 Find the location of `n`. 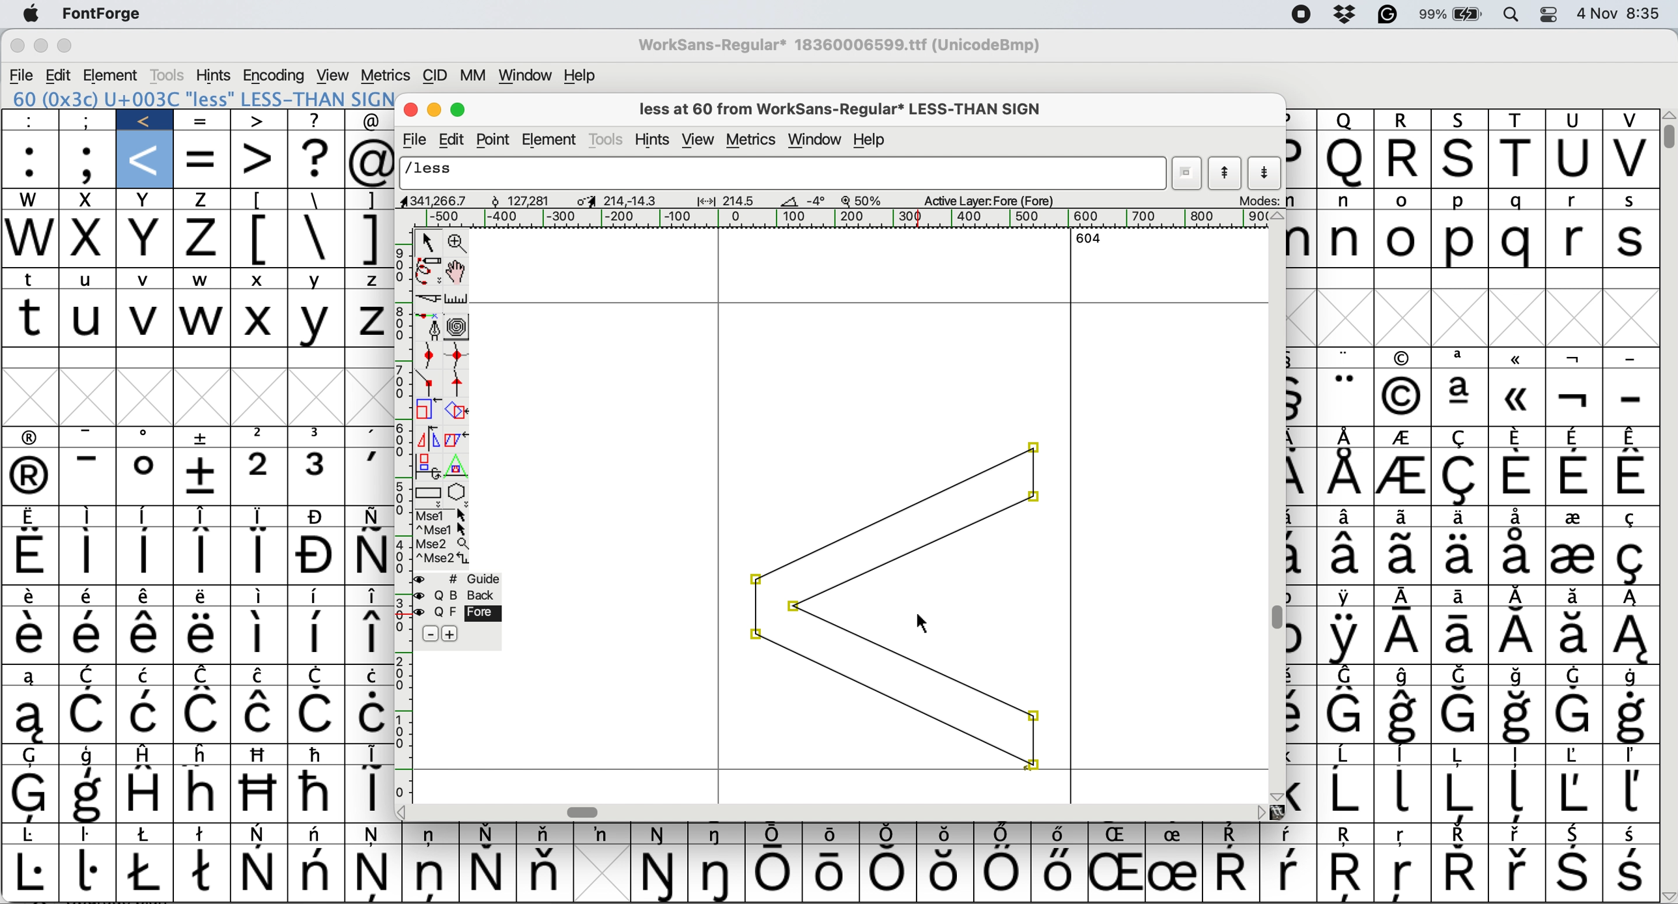

n is located at coordinates (1347, 239).